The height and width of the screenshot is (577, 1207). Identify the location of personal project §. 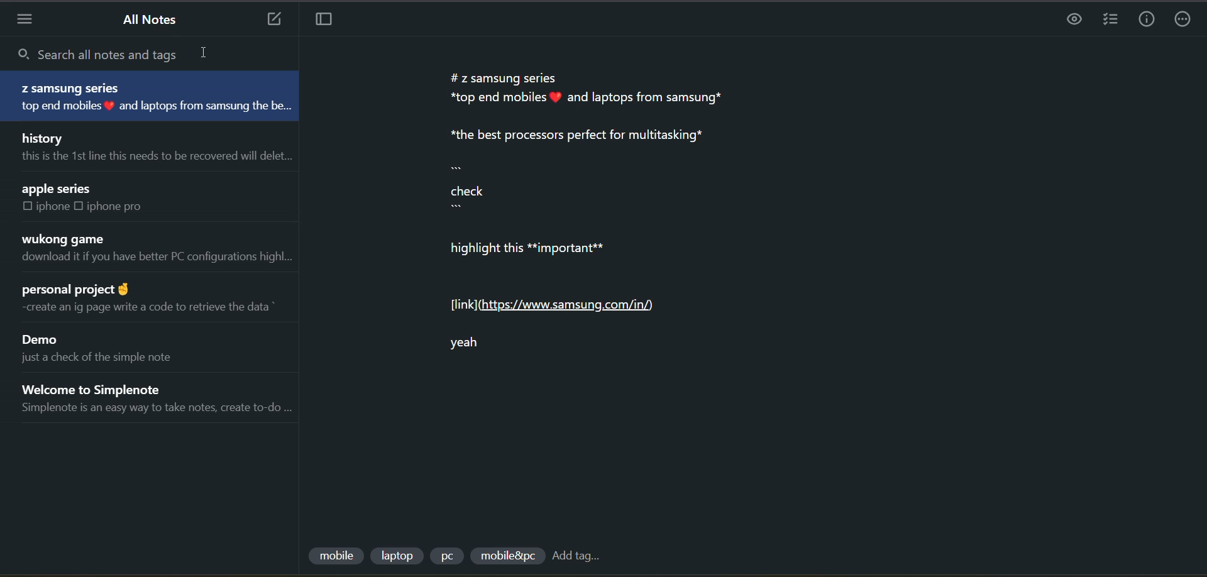
(89, 289).